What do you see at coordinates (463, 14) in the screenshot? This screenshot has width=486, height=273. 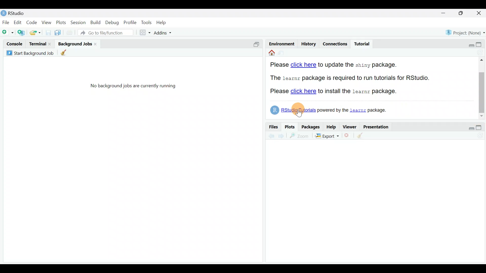 I see `Maximize` at bounding box center [463, 14].